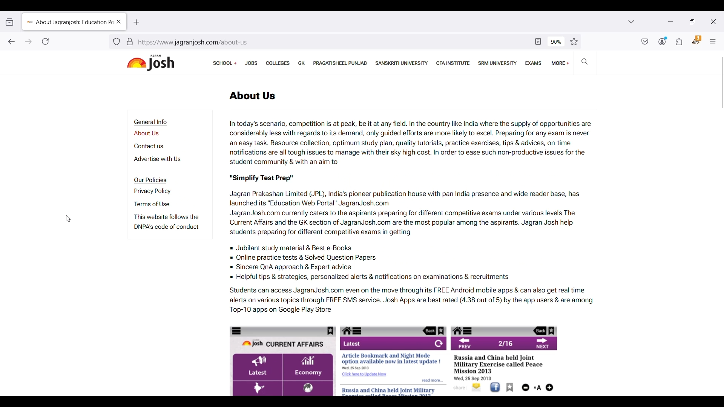 This screenshot has height=407, width=724. What do you see at coordinates (406, 212) in the screenshot?
I see `Jagran Prakashan Limited (JPL), India’s pioneer publication house with pan India presence and wide reader base, has
launched its “Education Web Portal” JagranJosh.com

JagranJosh.com currently caters to the aspirants preparing for different competitive exams under various levels The
Current Affairs and the GK section of JagranJosh.com are the most popular among the aspirants. Jagran Josh help
students preparing for different competitive exams in getting` at bounding box center [406, 212].